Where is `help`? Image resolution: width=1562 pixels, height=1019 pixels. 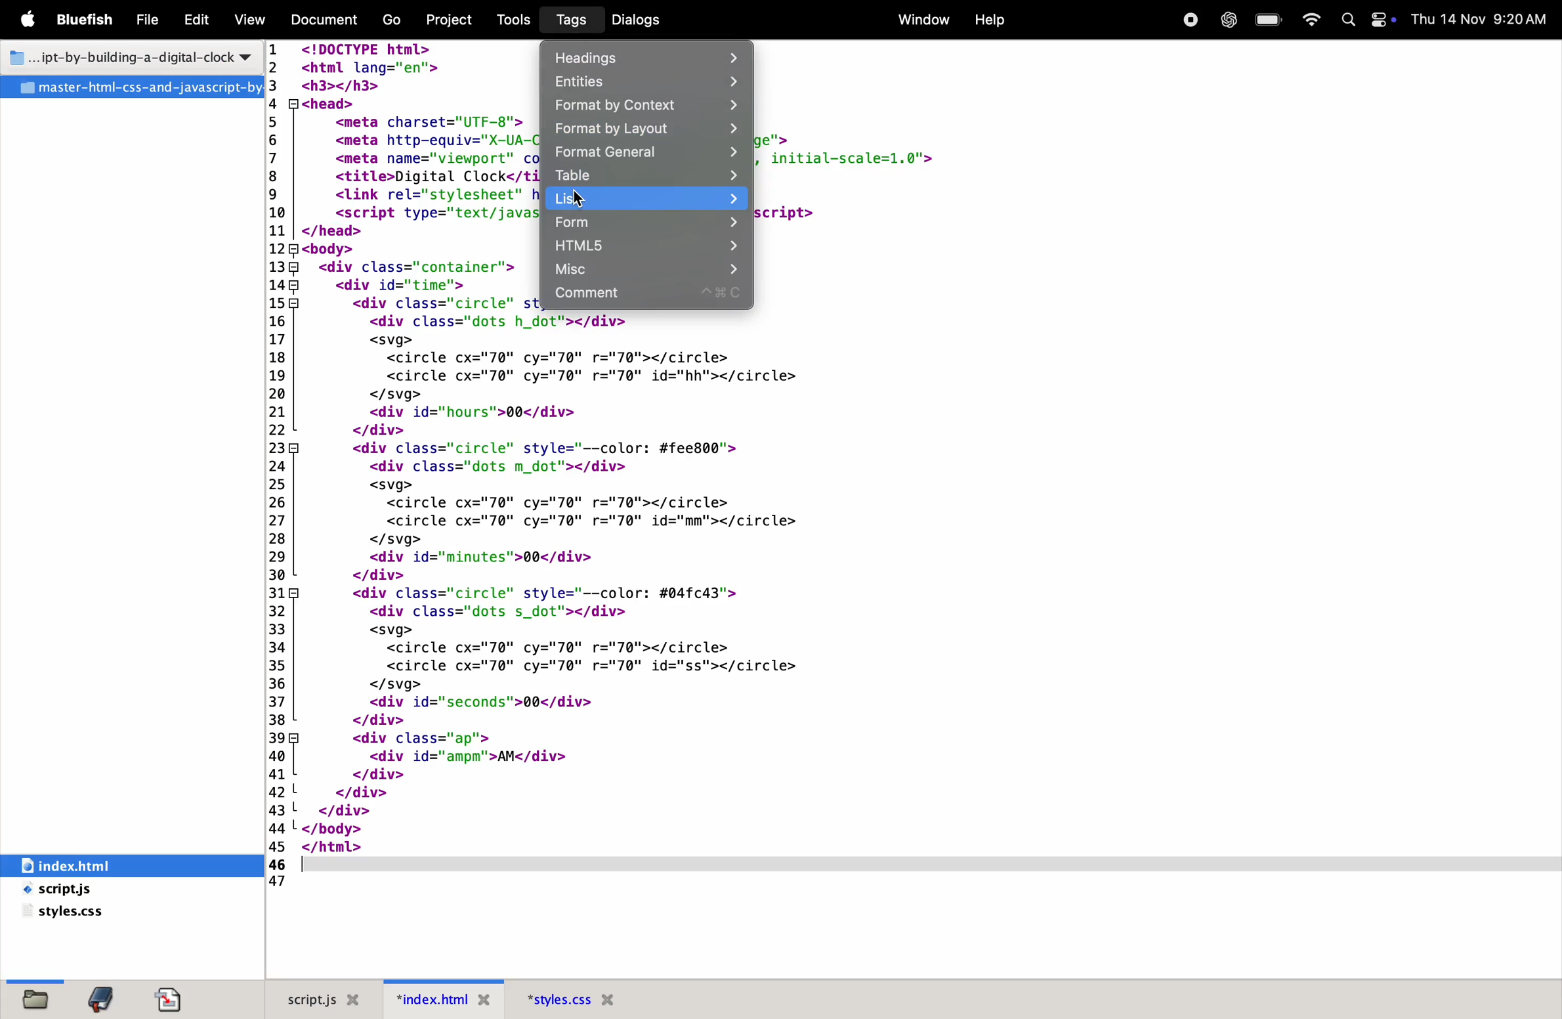 help is located at coordinates (989, 20).